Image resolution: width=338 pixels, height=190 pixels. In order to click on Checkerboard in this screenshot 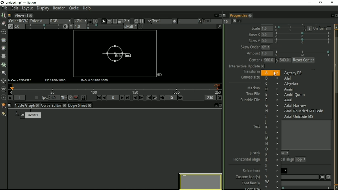, I will do `click(141, 27)`.